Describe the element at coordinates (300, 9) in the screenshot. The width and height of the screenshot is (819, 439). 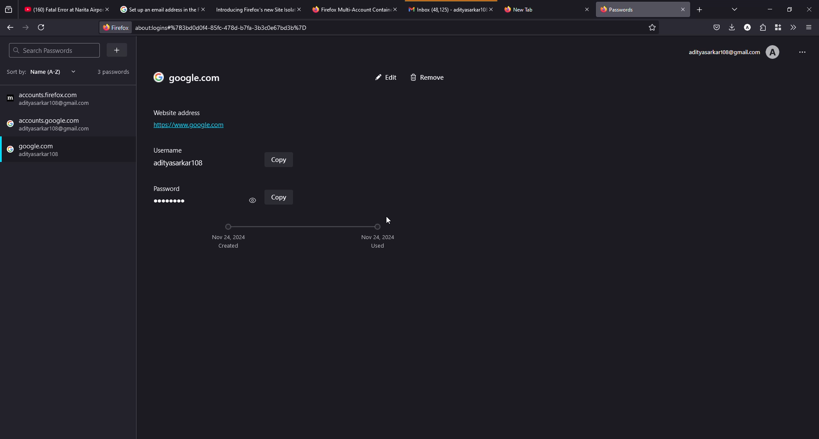
I see `close` at that location.